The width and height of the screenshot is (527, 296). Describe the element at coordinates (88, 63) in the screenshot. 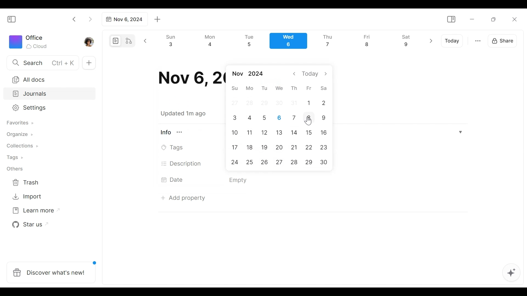

I see `Add new ` at that location.